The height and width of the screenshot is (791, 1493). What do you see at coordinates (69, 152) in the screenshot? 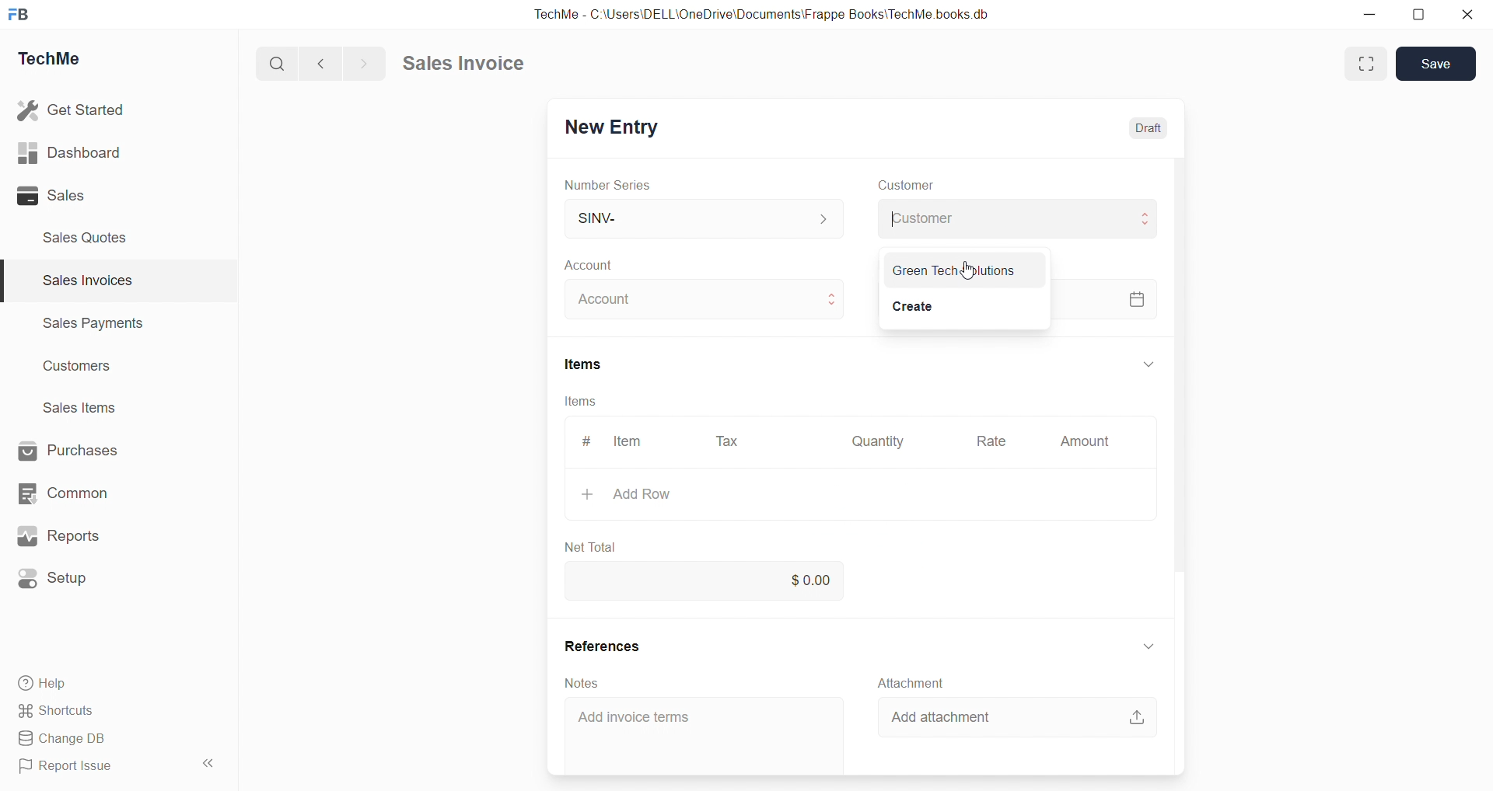
I see `Dashboard` at bounding box center [69, 152].